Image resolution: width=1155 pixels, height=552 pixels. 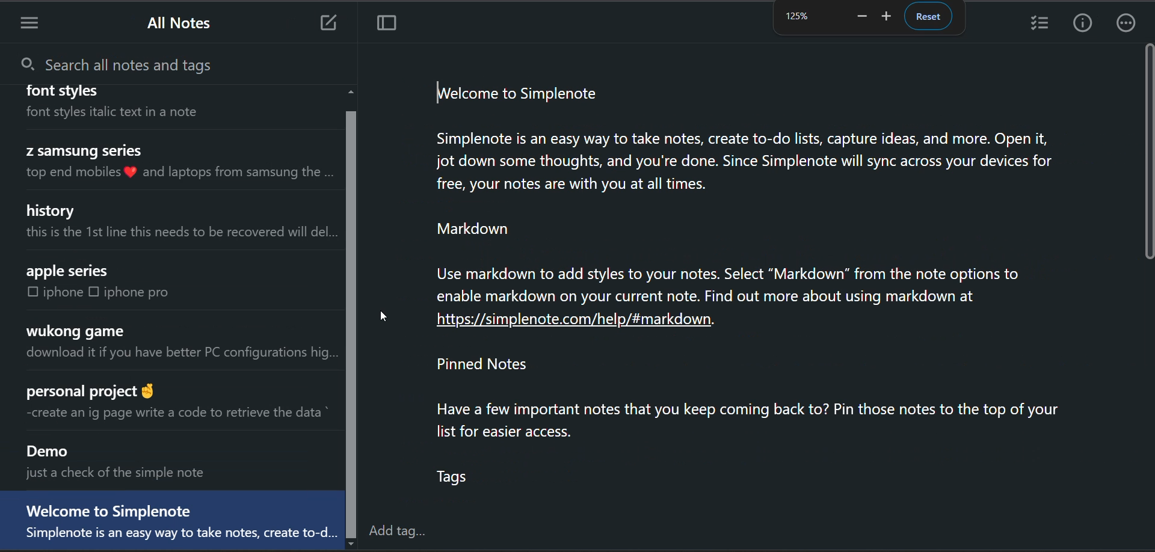 I want to click on checkbox, so click(x=95, y=292).